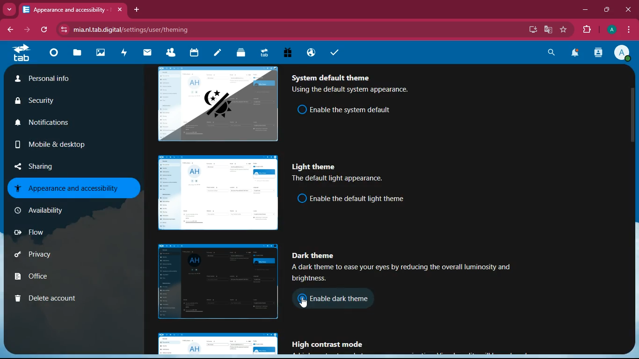  I want to click on off, so click(302, 198).